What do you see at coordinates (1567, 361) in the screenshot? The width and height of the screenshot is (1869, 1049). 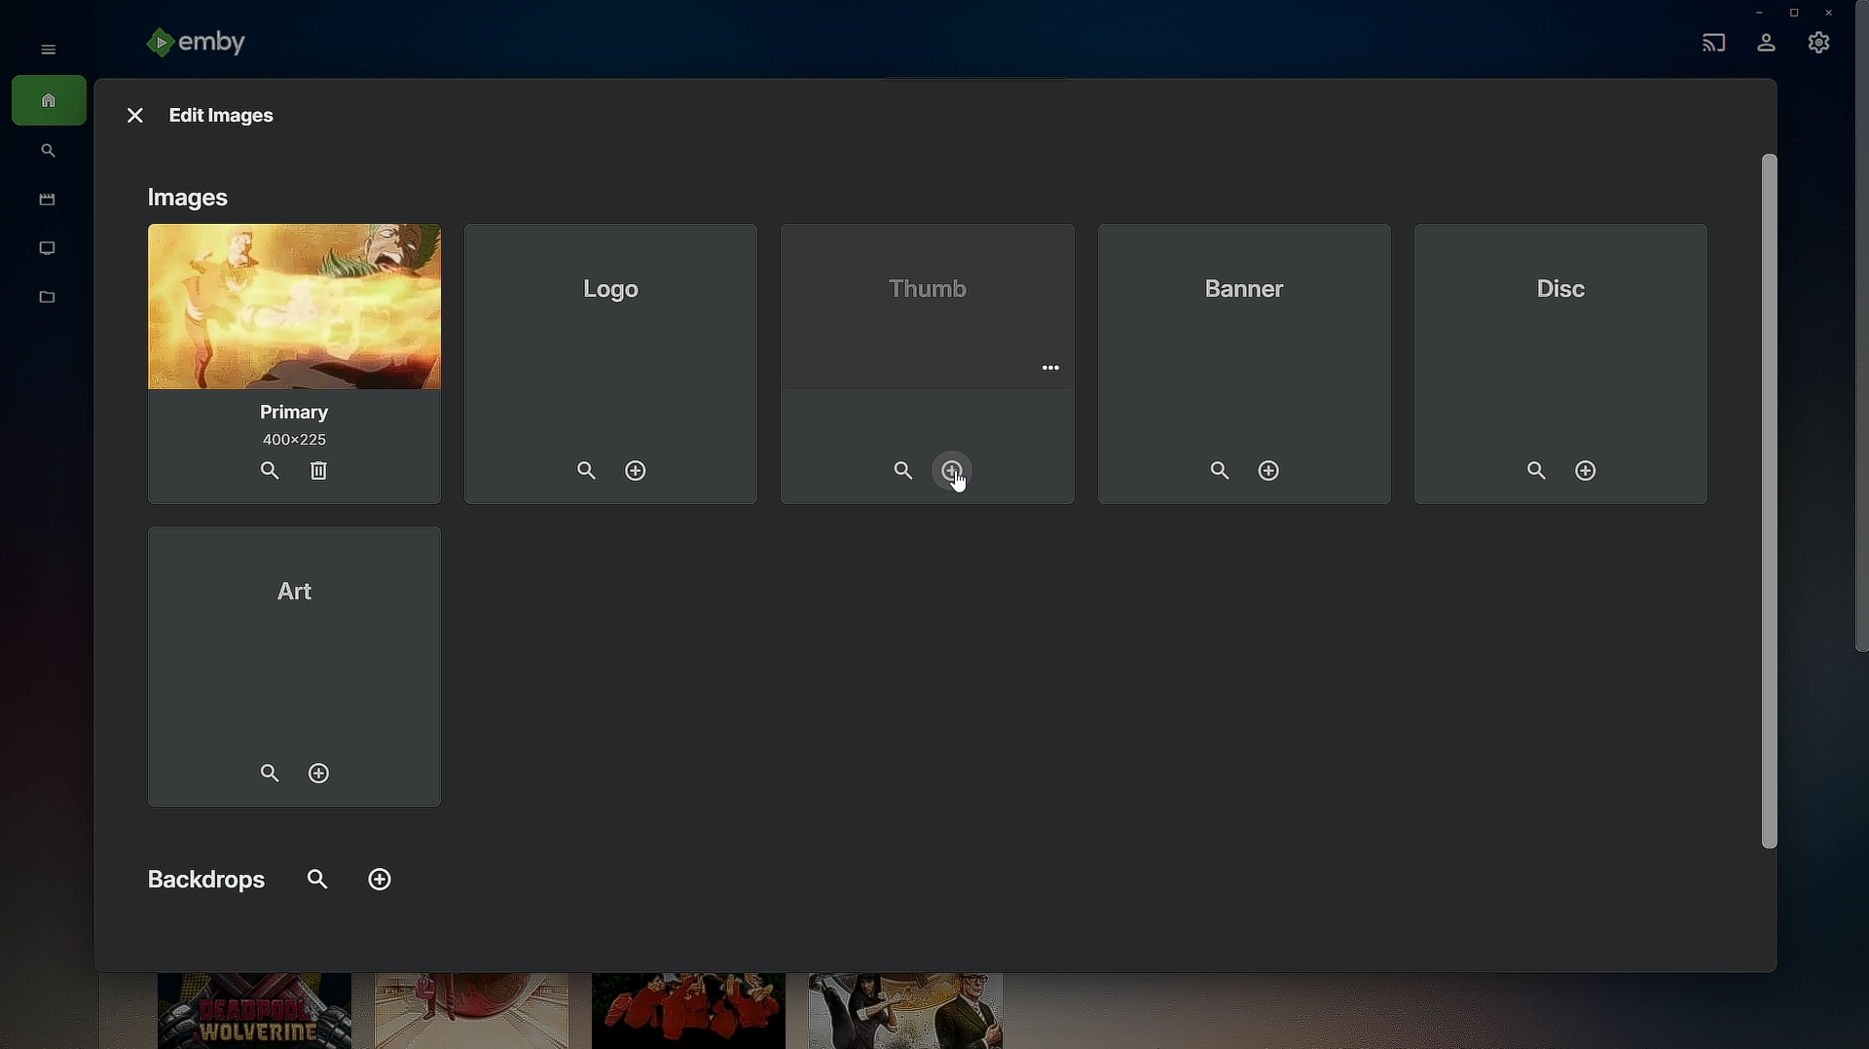 I see `Disc` at bounding box center [1567, 361].